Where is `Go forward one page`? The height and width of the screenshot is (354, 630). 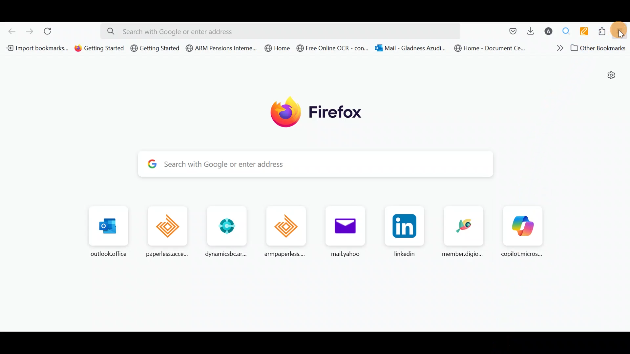
Go forward one page is located at coordinates (29, 30).